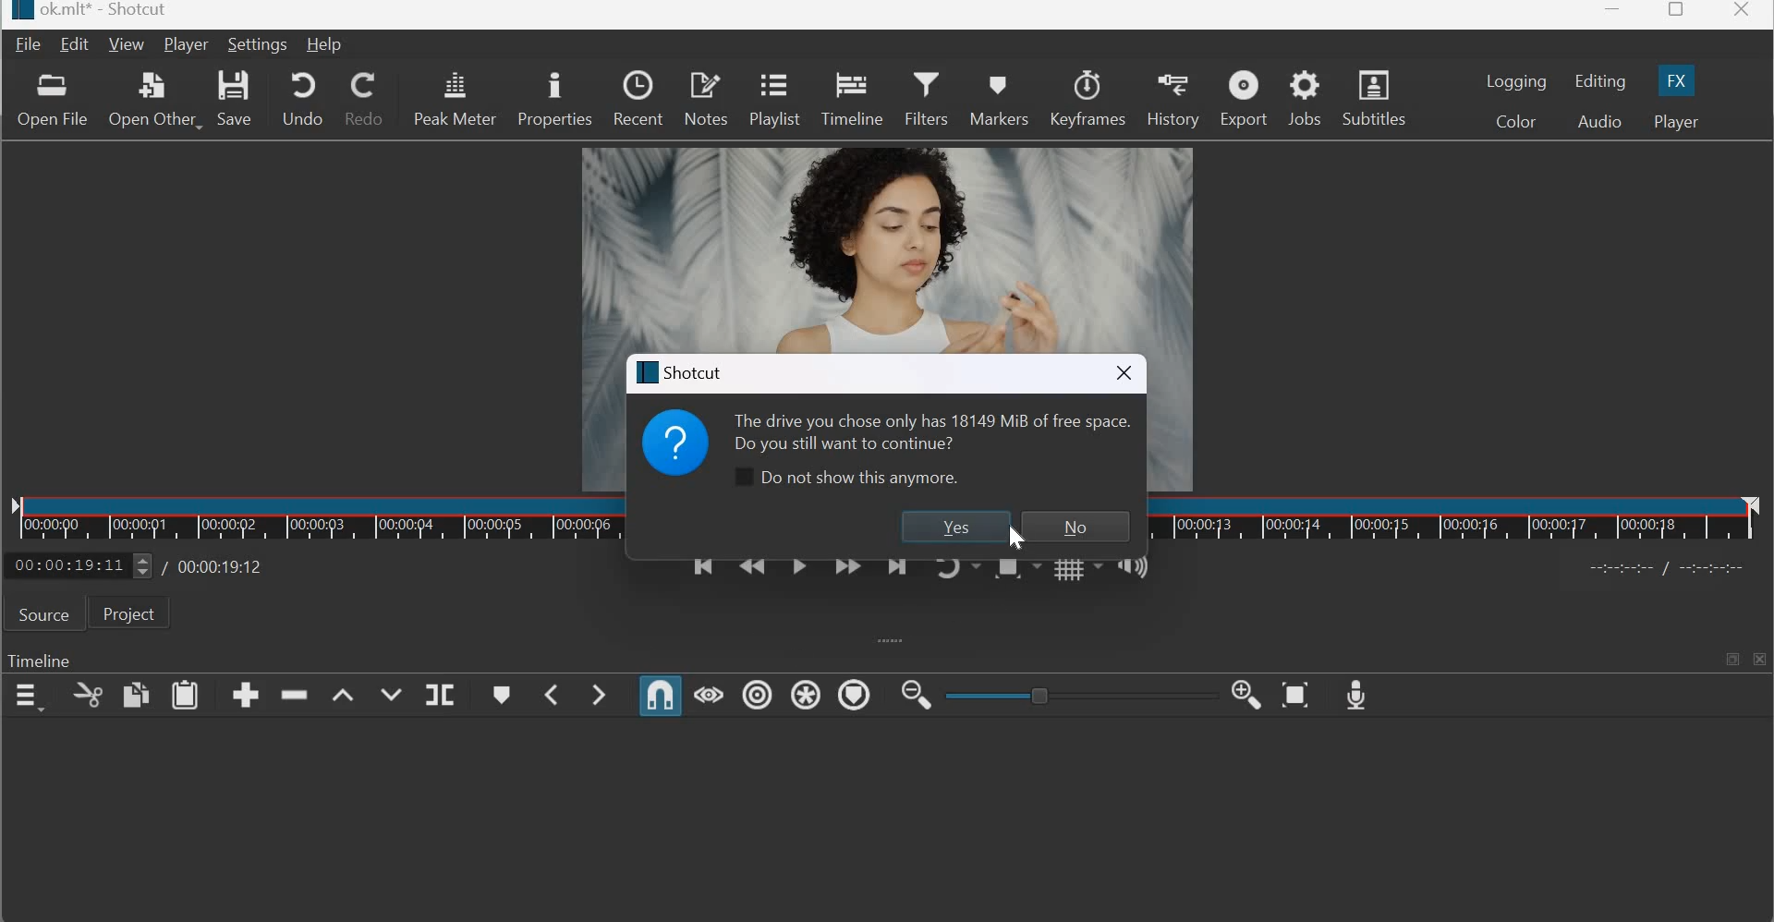 This screenshot has width=1774, height=922. I want to click on ripple delete, so click(296, 694).